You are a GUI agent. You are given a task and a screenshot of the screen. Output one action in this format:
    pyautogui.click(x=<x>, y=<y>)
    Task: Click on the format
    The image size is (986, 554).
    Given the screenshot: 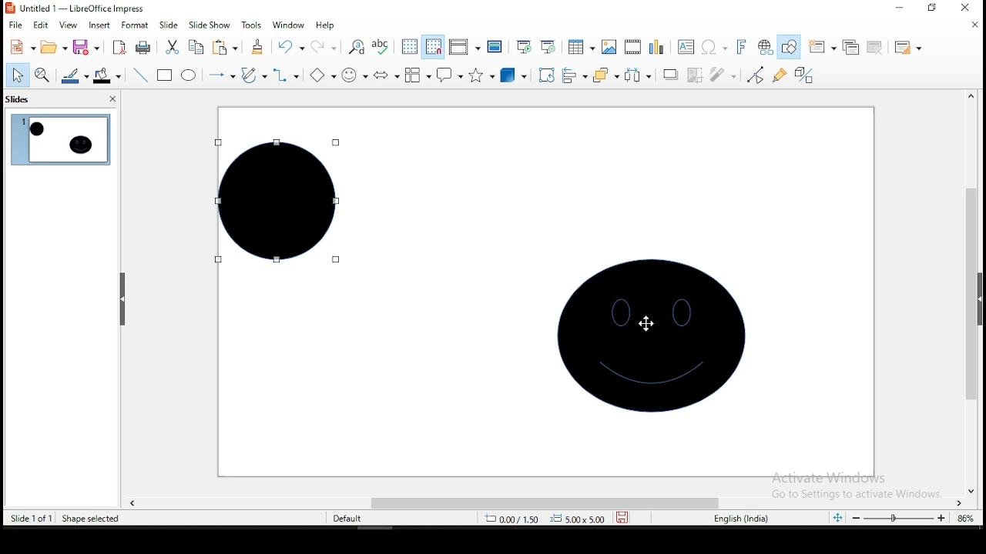 What is the action you would take?
    pyautogui.click(x=136, y=25)
    